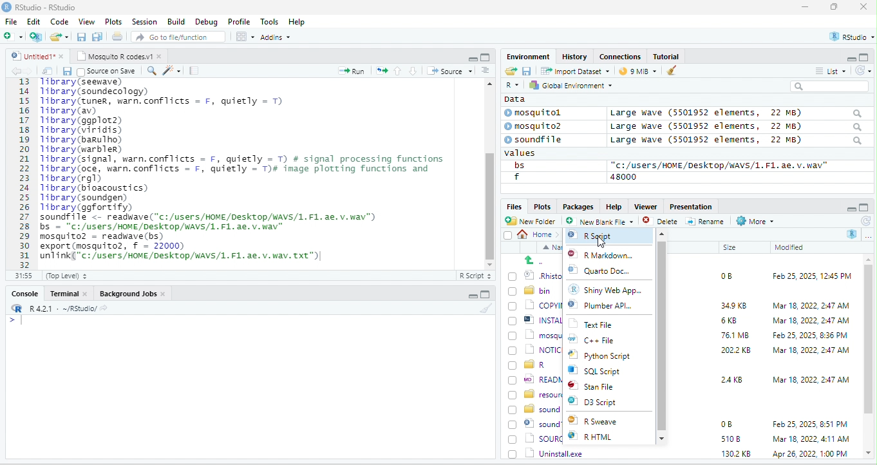  Describe the element at coordinates (516, 177) in the screenshot. I see `f` at that location.